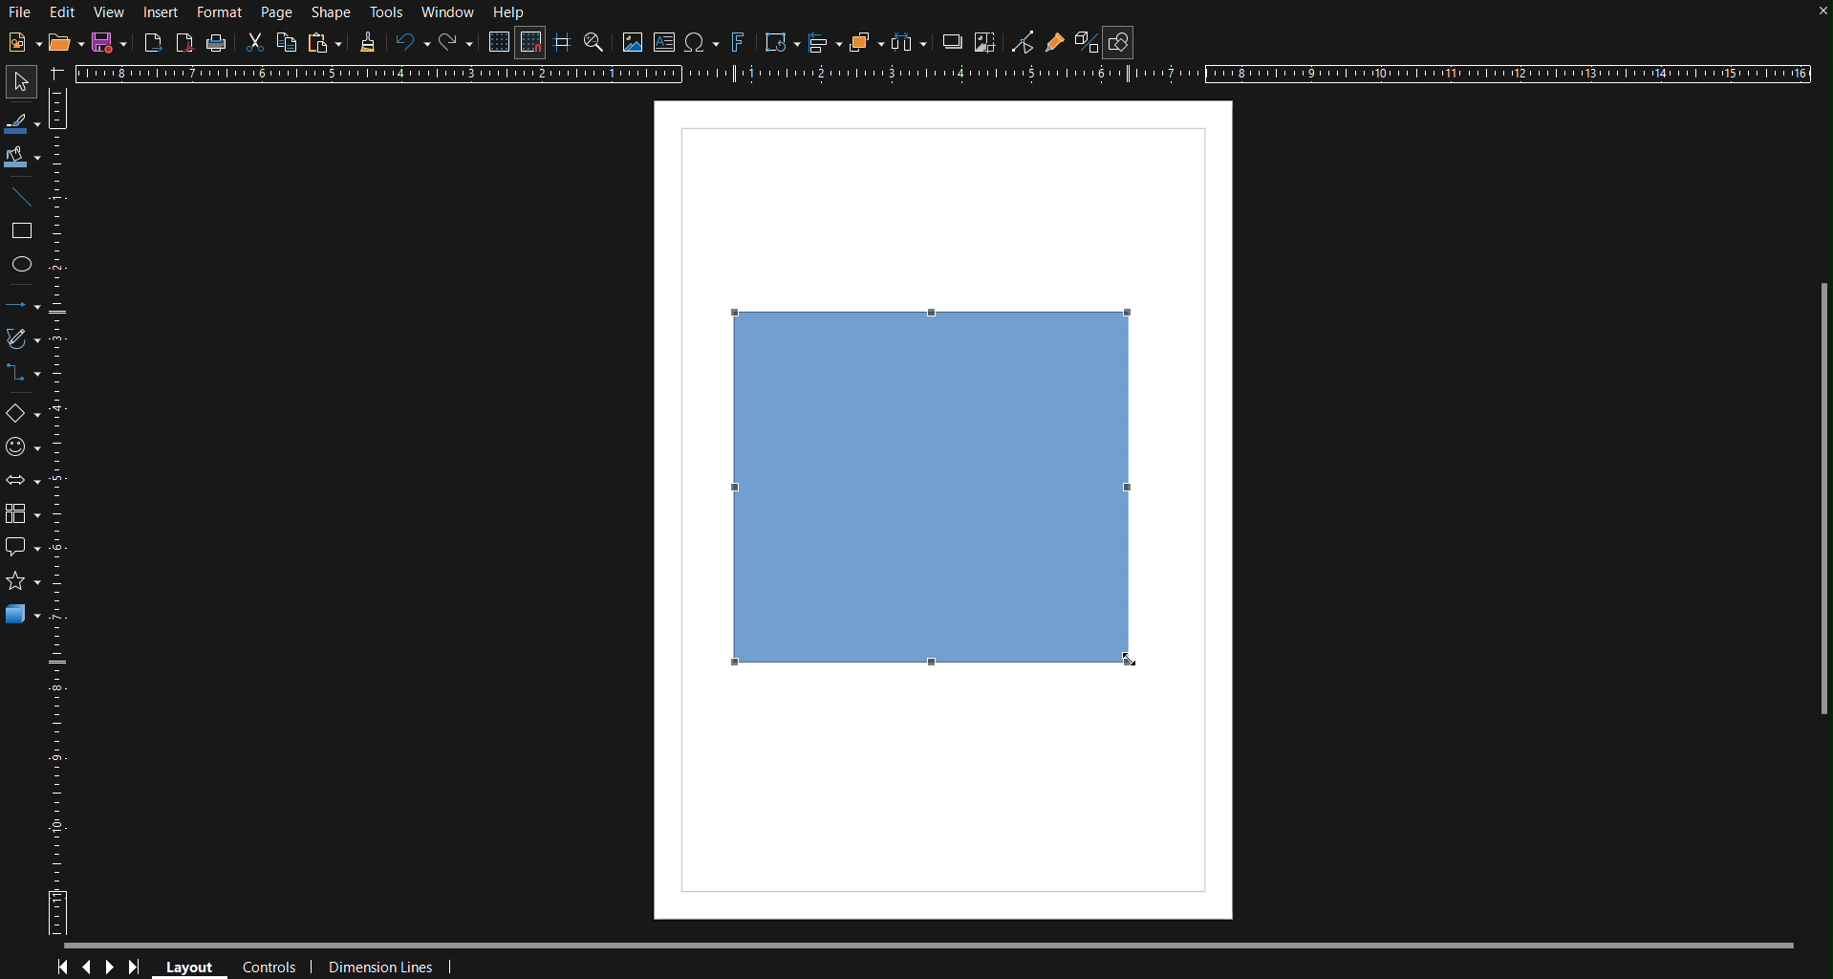  Describe the element at coordinates (325, 42) in the screenshot. I see `Paste` at that location.